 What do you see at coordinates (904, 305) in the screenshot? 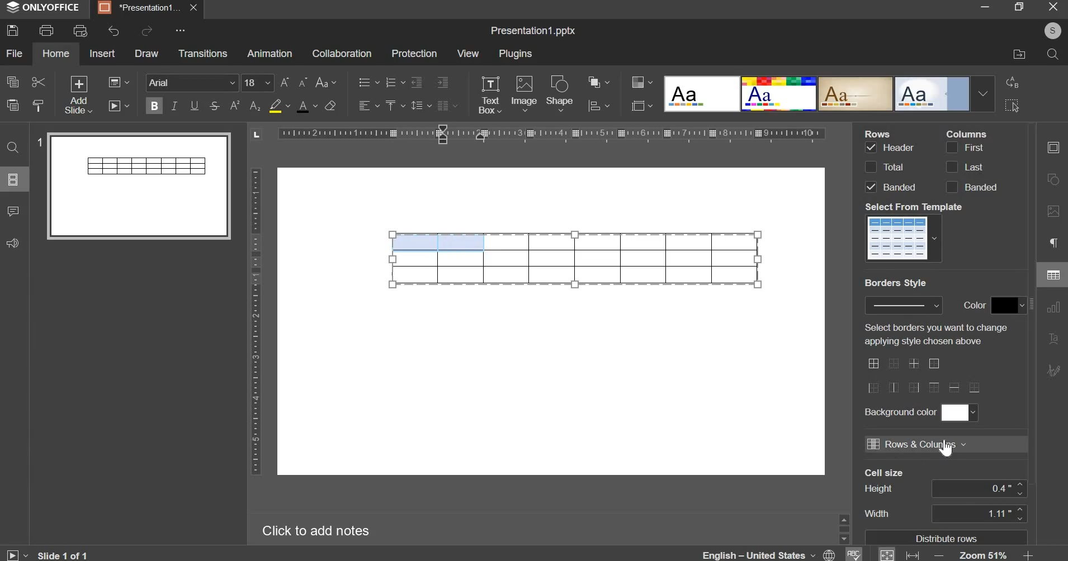
I see `border style` at bounding box center [904, 305].